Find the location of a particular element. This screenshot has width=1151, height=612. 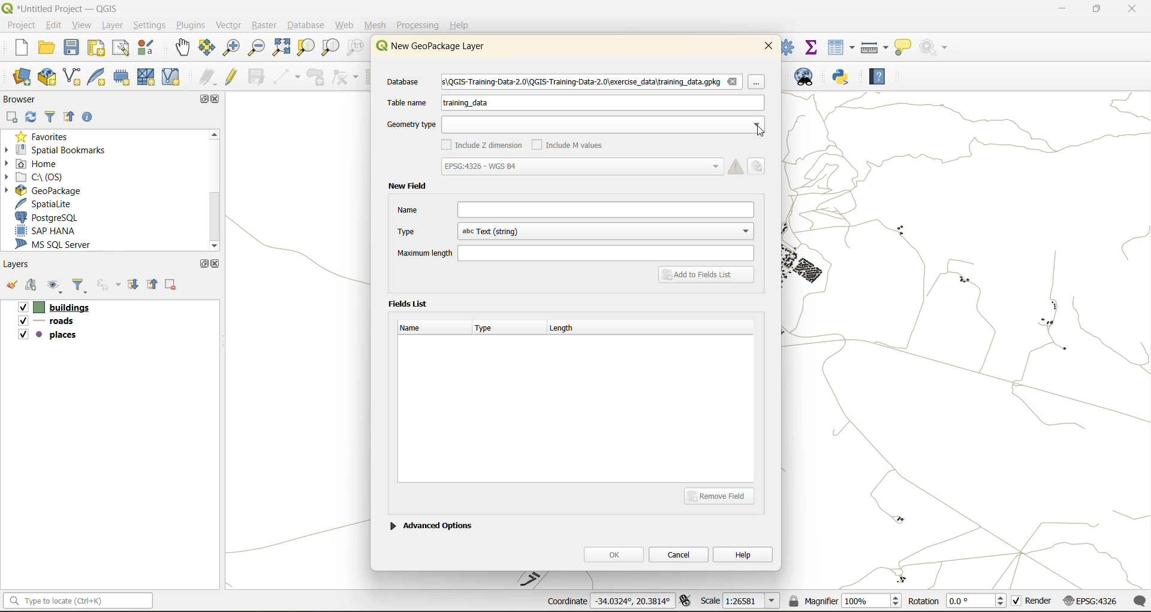

fields list is located at coordinates (411, 302).